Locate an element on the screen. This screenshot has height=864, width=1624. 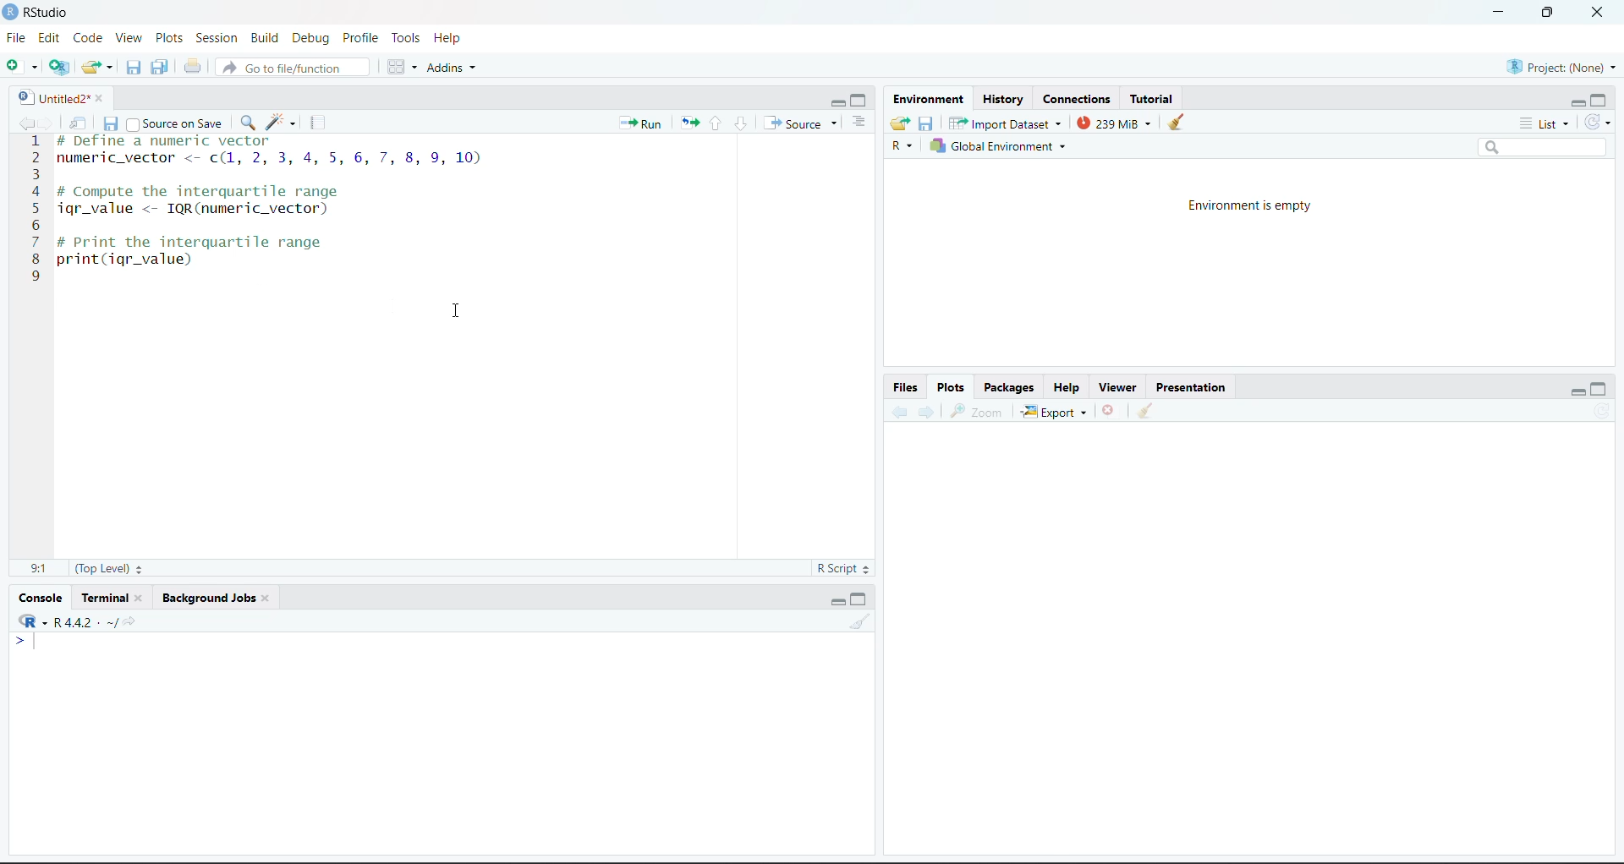
1:1 is located at coordinates (39, 566).